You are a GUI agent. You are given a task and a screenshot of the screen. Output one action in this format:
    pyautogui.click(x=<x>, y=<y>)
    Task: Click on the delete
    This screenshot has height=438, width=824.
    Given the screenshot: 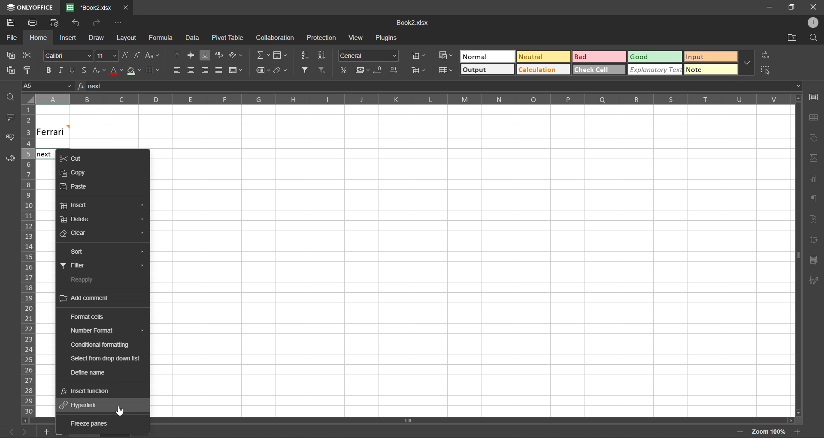 What is the action you would take?
    pyautogui.click(x=76, y=219)
    